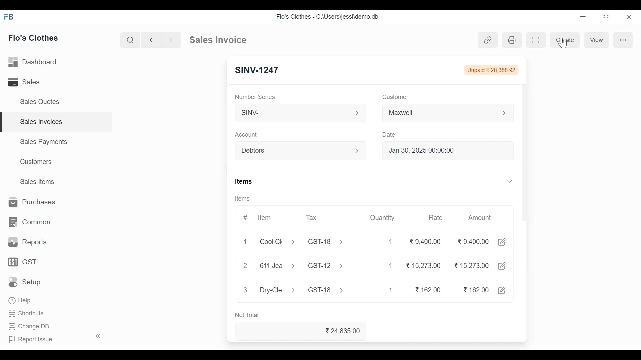 The image size is (641, 360). Describe the element at coordinates (245, 218) in the screenshot. I see `#` at that location.